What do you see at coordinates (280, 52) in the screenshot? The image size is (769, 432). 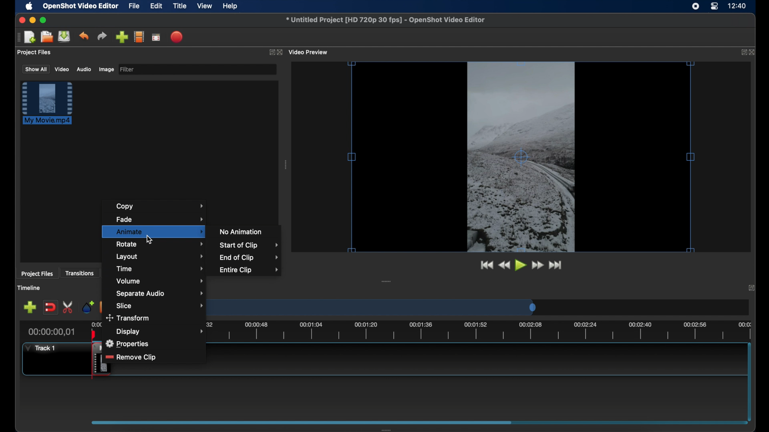 I see `close` at bounding box center [280, 52].